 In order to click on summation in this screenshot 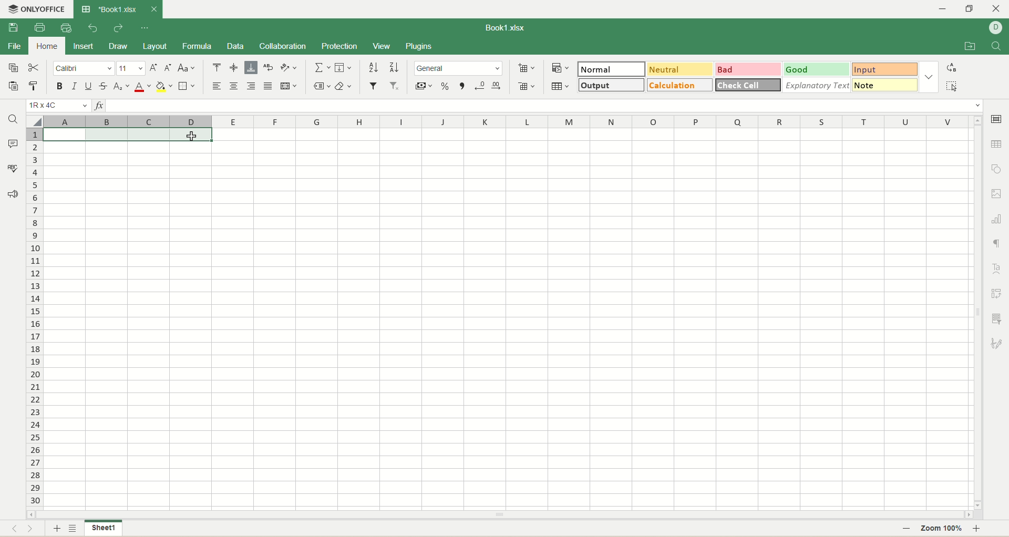, I will do `click(323, 67)`.